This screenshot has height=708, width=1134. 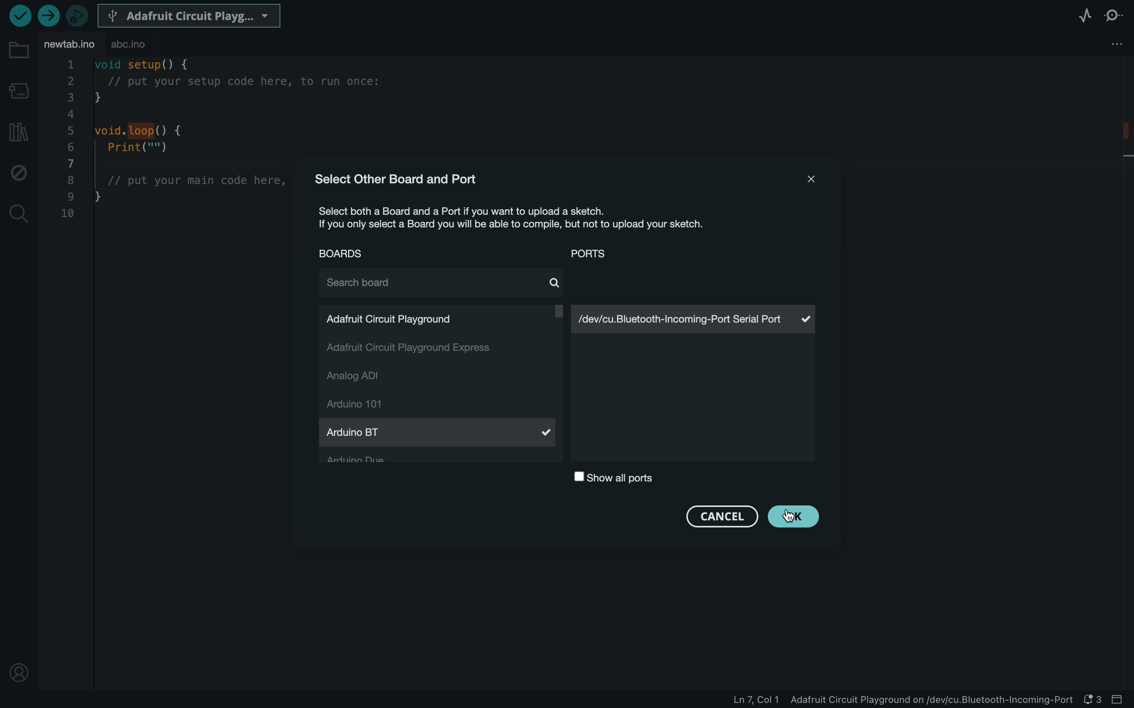 I want to click on arduino 101, so click(x=362, y=403).